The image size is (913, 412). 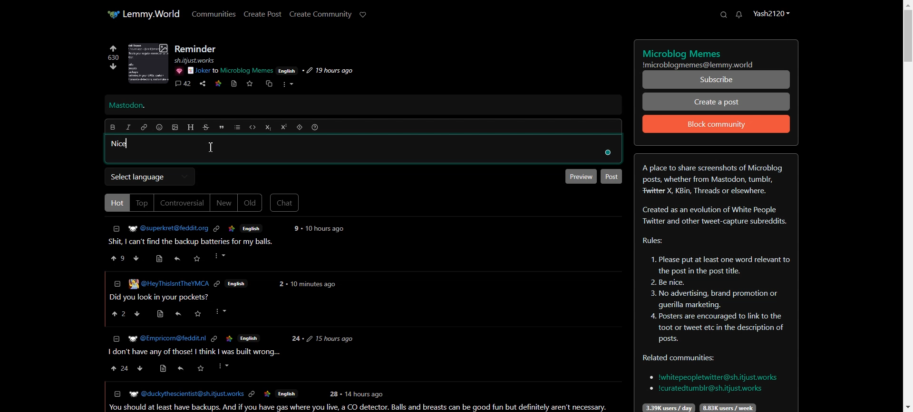 I want to click on Subscribe, so click(x=717, y=80).